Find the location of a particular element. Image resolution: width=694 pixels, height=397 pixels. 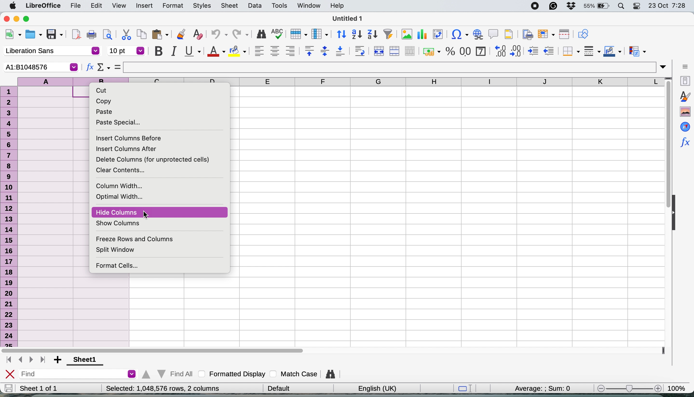

spotlight search is located at coordinates (620, 6).